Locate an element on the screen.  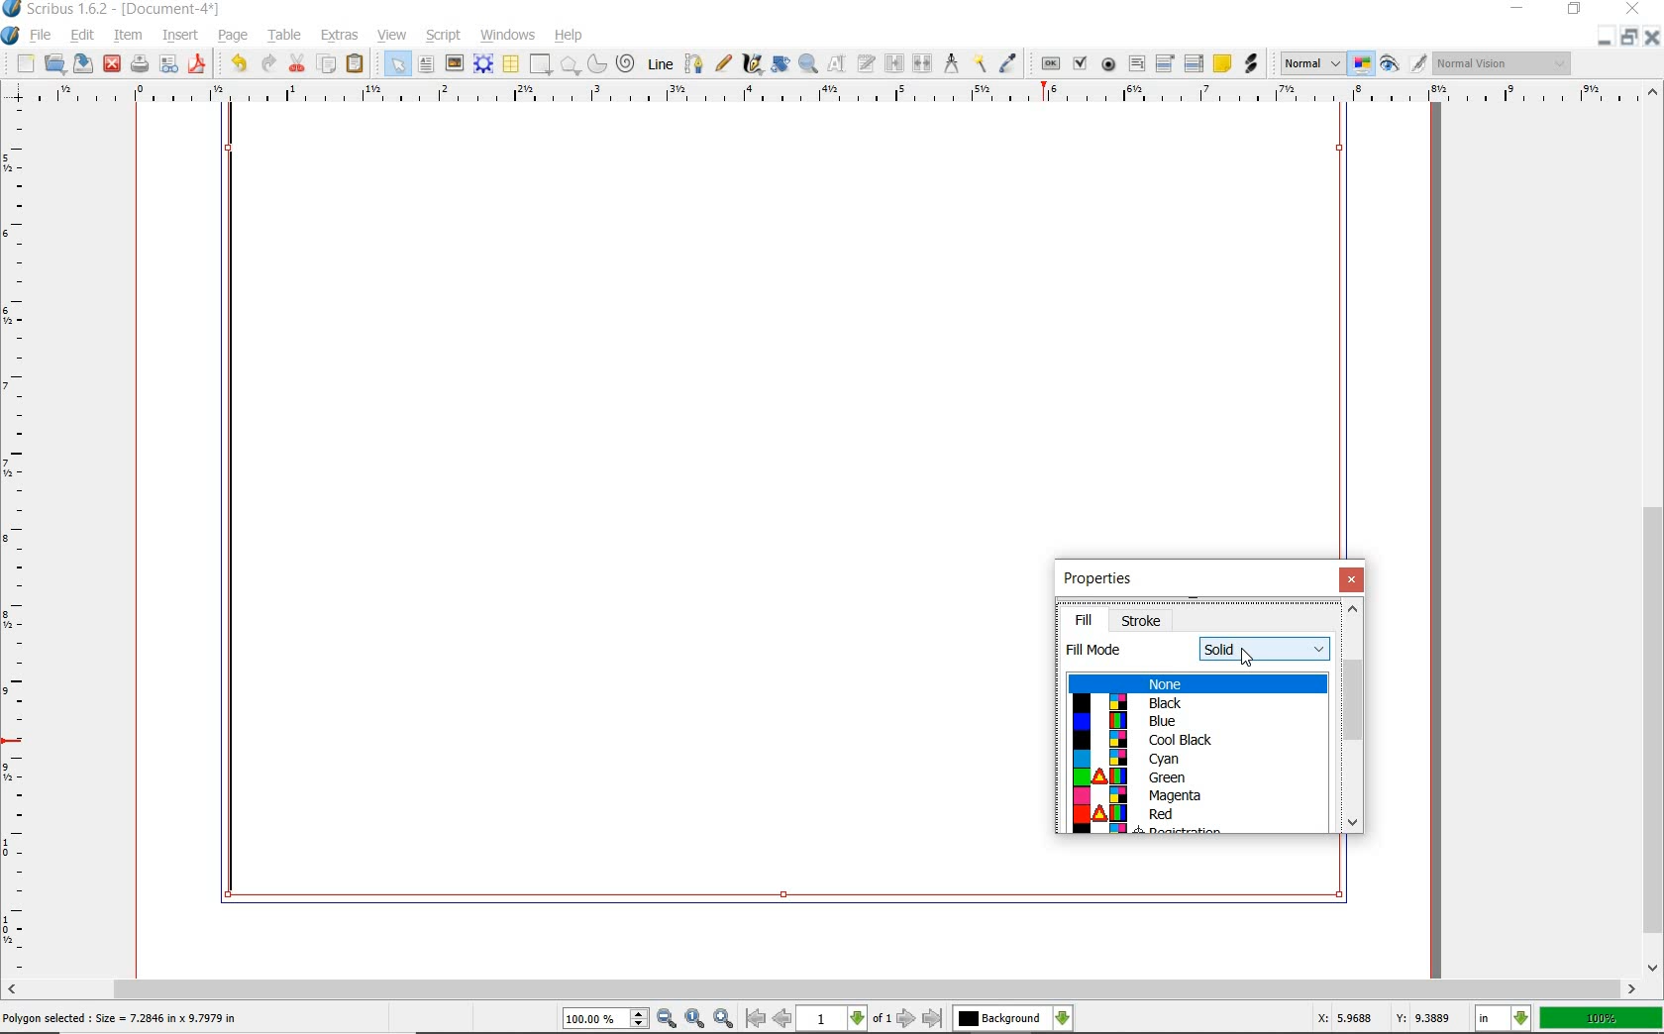
of 1 is located at coordinates (884, 1019).